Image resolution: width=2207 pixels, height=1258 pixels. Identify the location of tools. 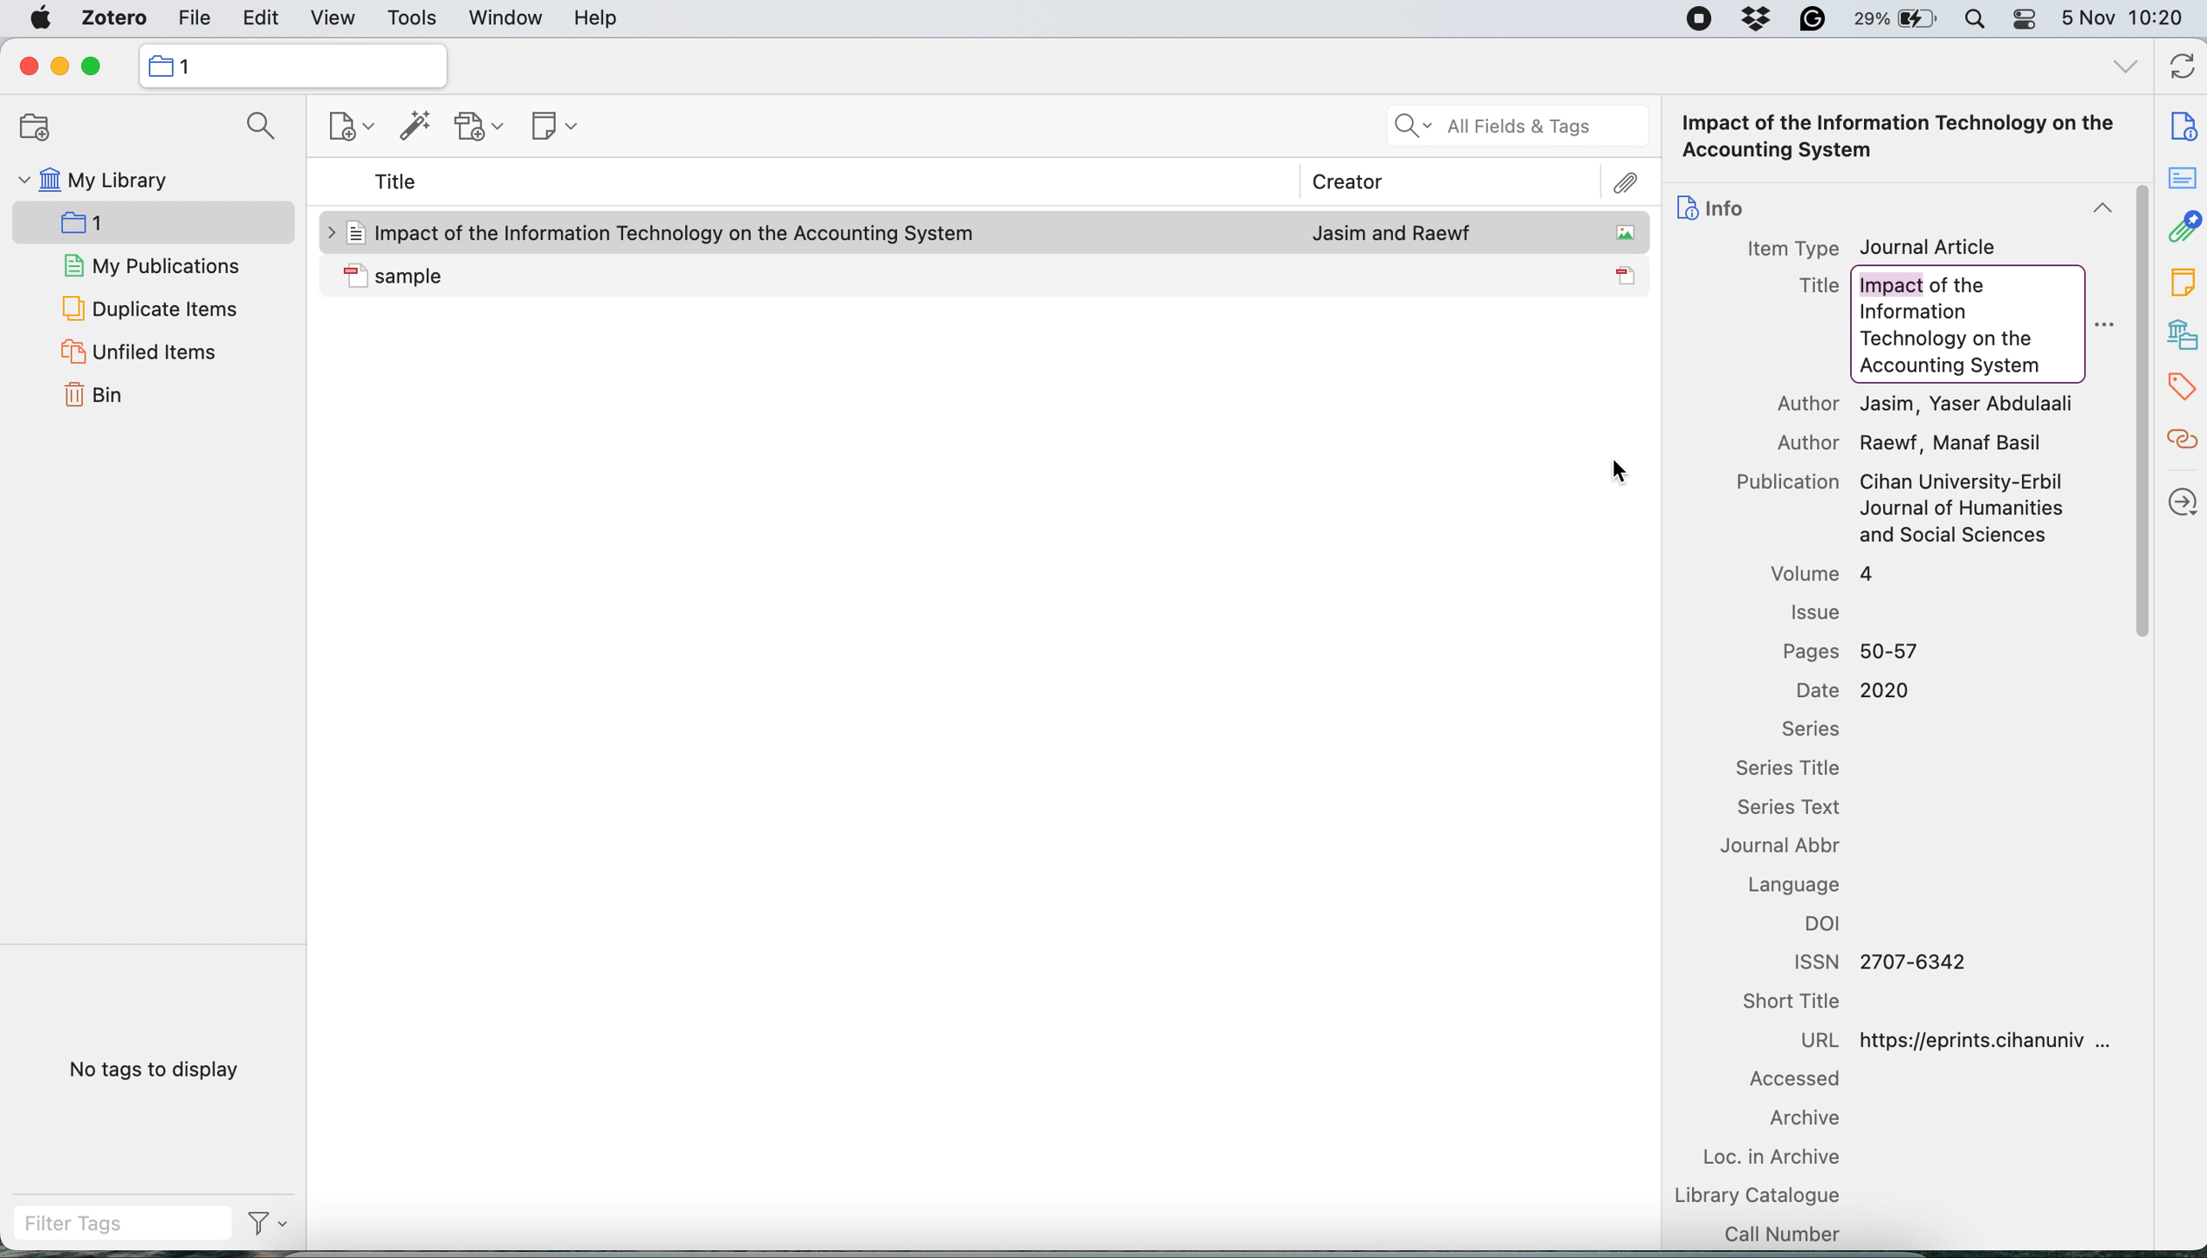
(416, 18).